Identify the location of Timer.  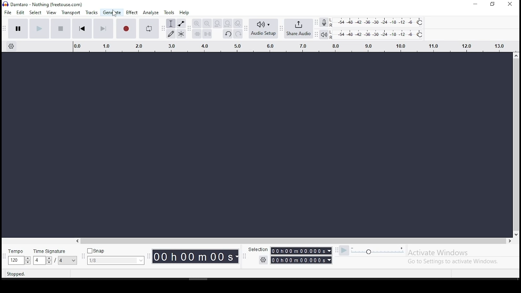
(197, 258).